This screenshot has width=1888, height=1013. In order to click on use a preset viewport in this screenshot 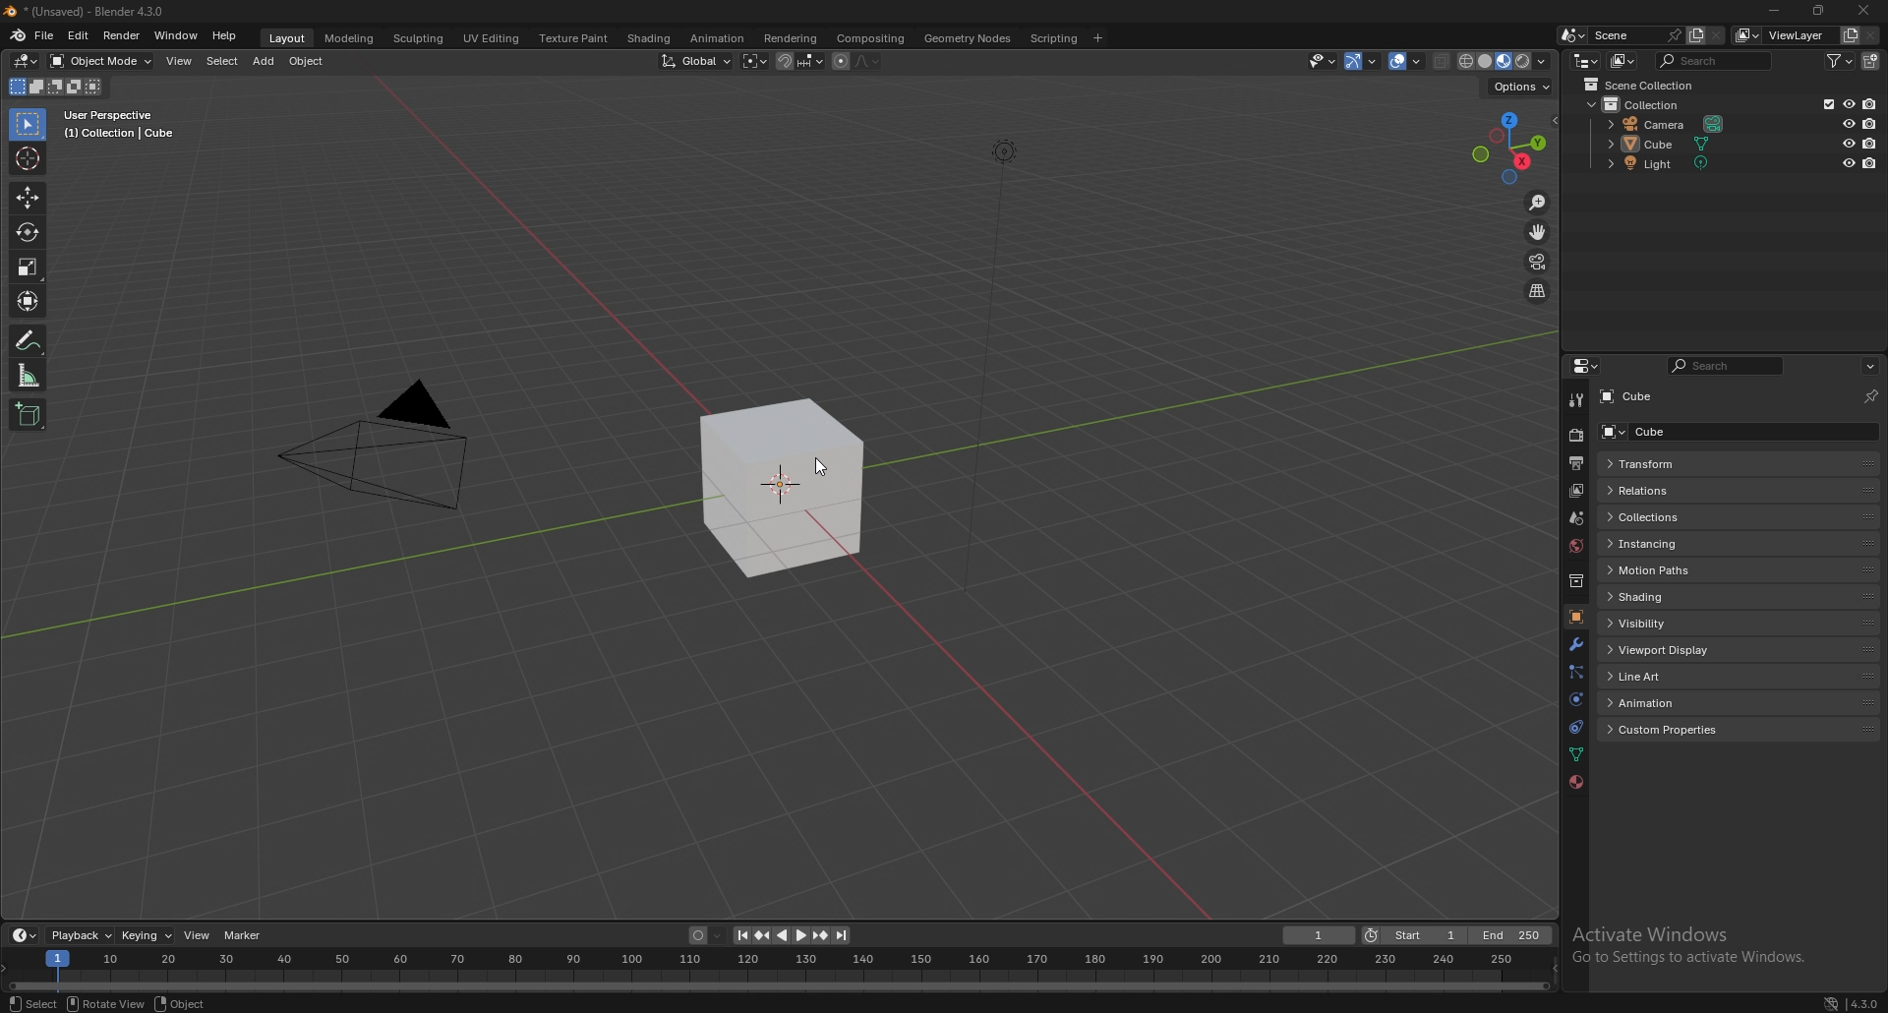, I will do `click(1511, 149)`.